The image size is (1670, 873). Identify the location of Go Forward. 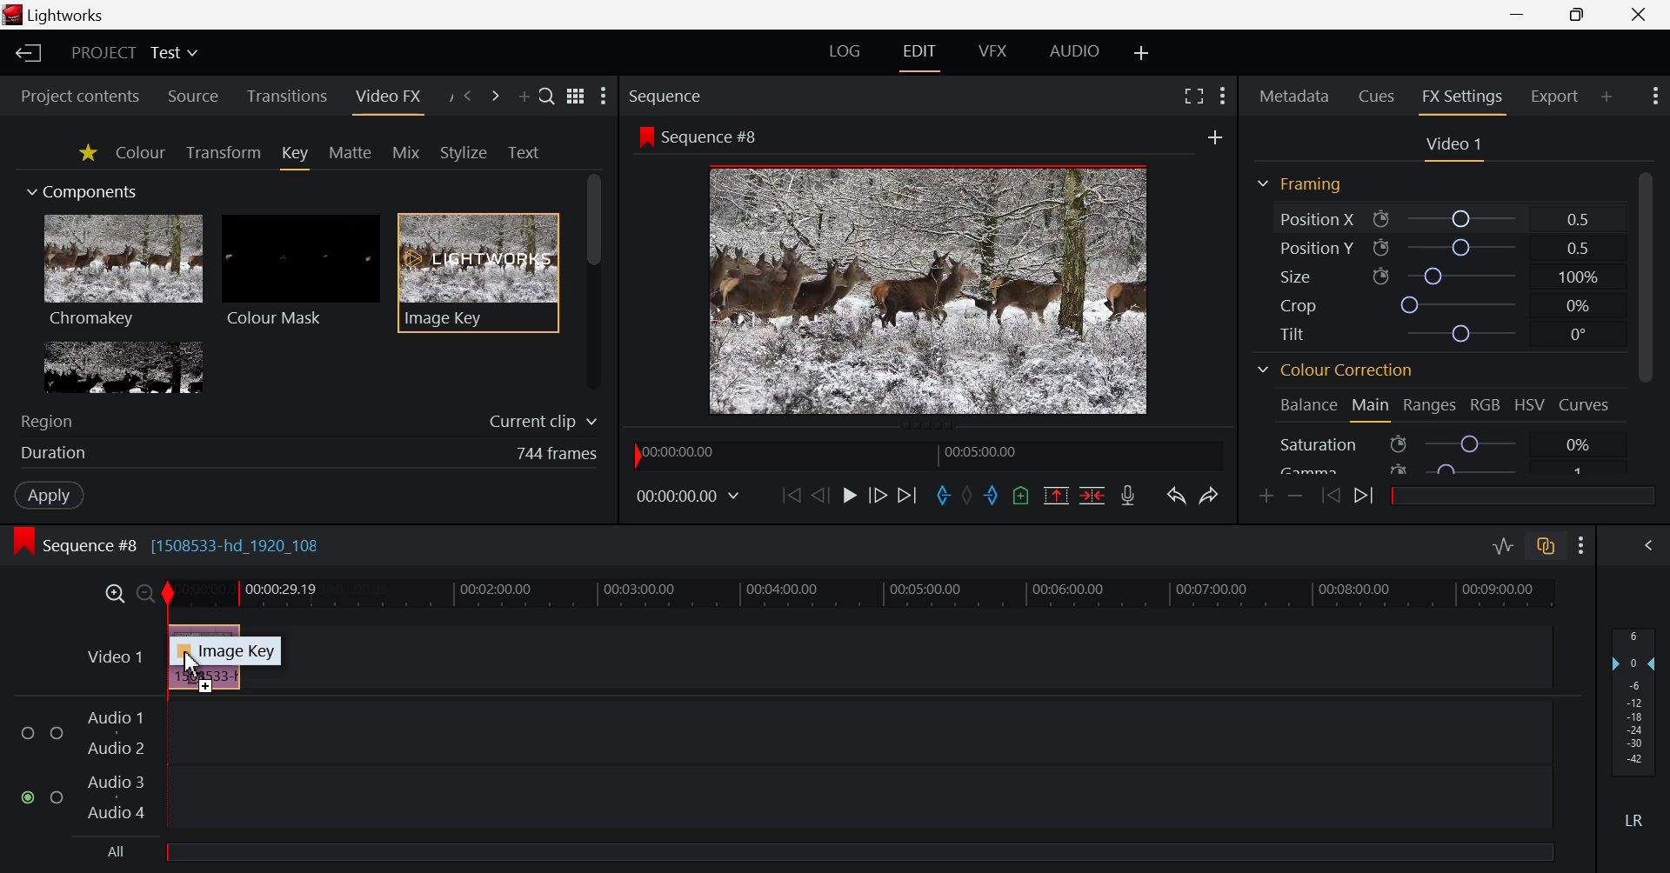
(878, 495).